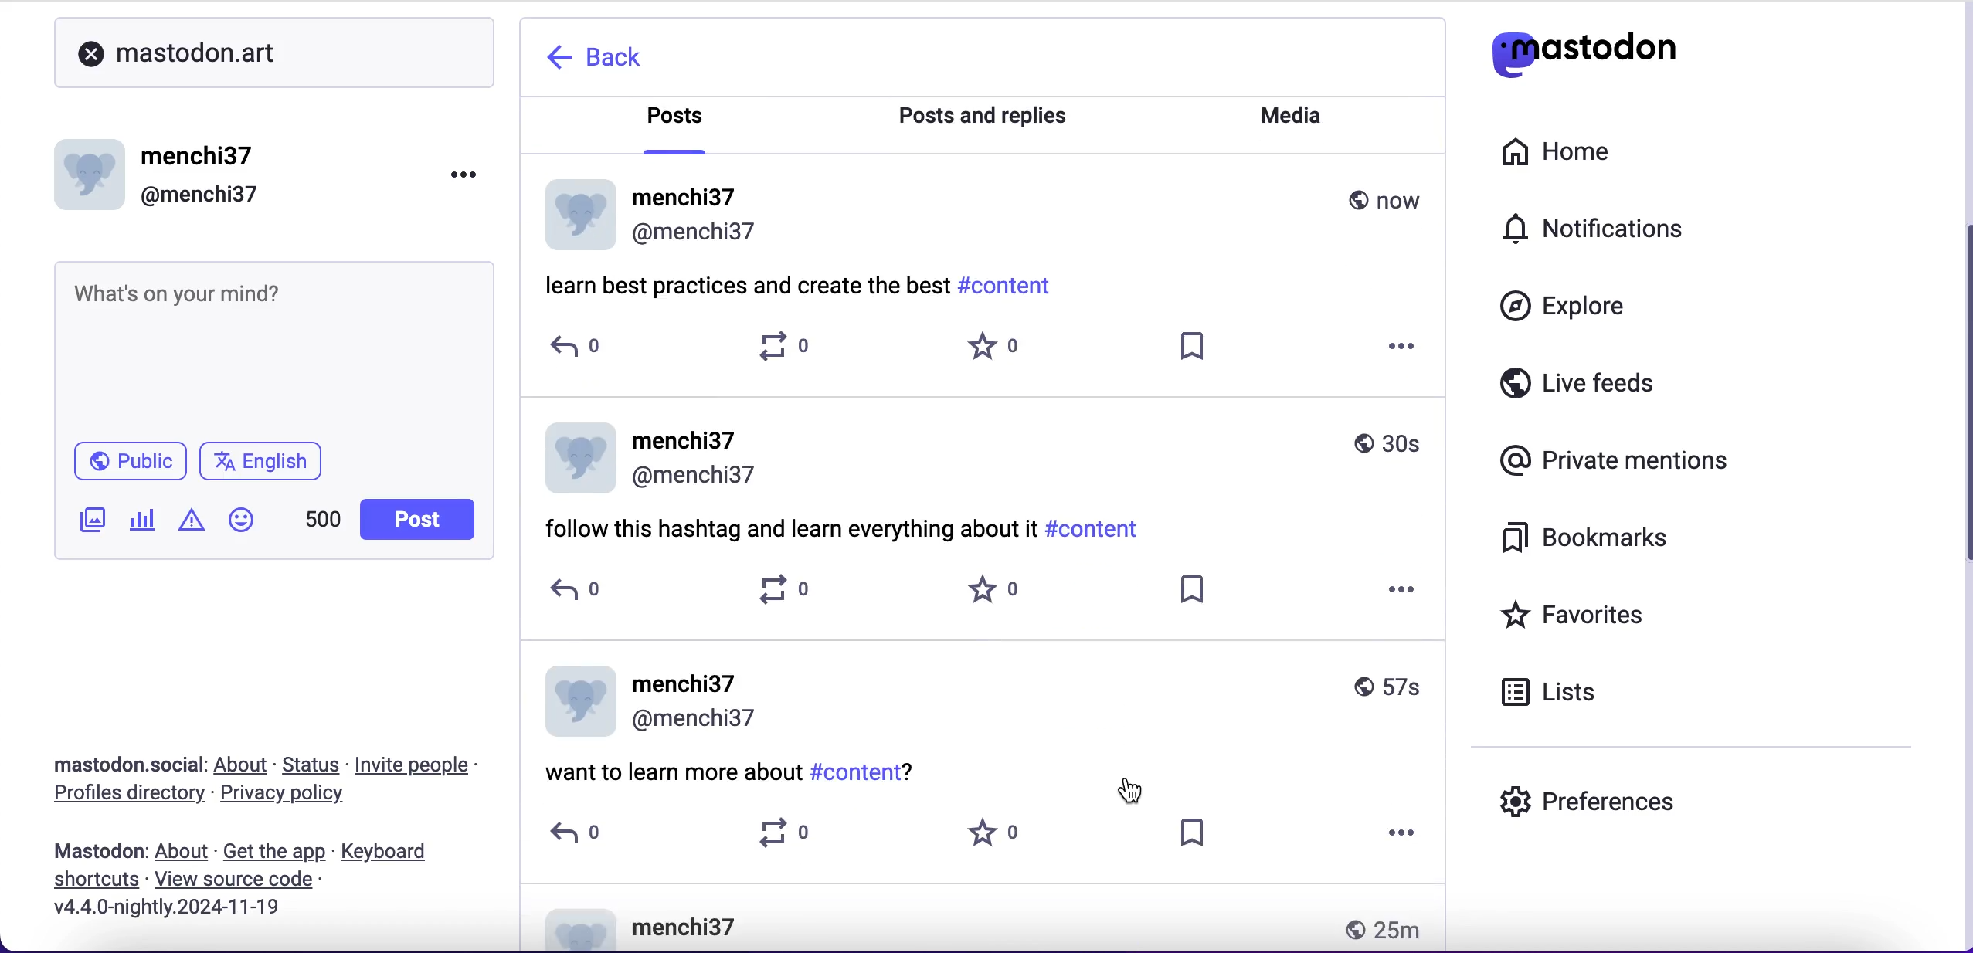 The width and height of the screenshot is (1973, 953). Describe the element at coordinates (93, 878) in the screenshot. I see `shortcuts` at that location.